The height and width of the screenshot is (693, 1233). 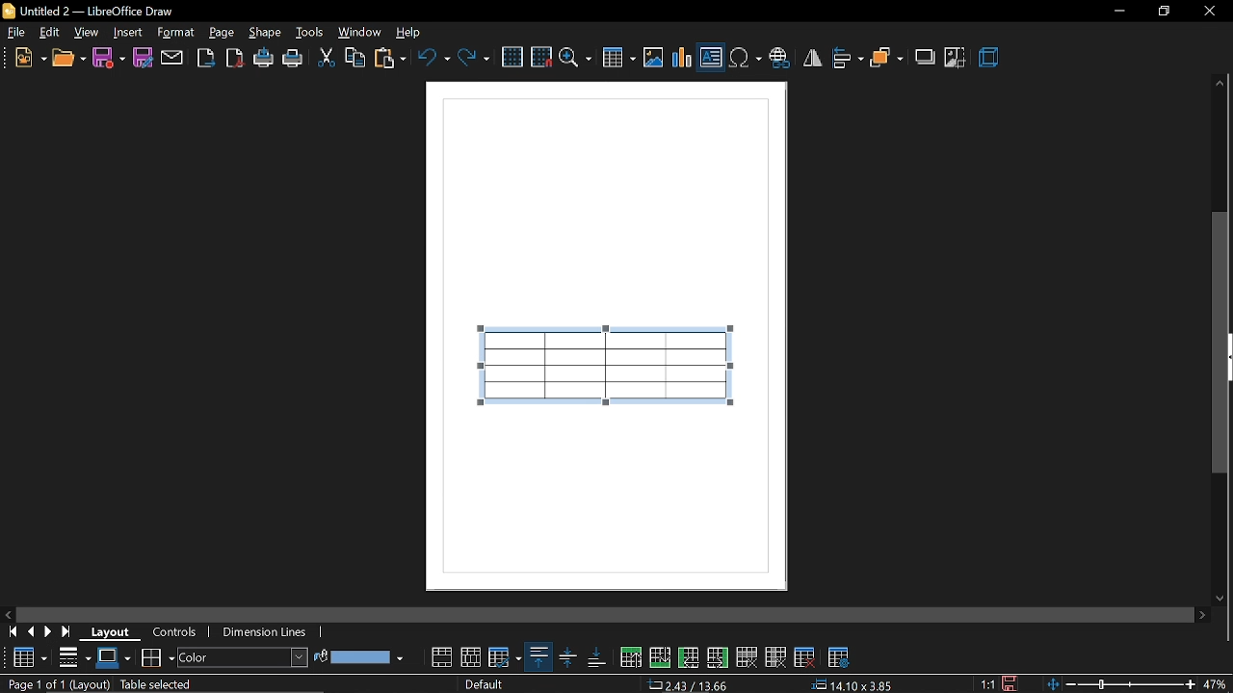 What do you see at coordinates (164, 683) in the screenshot?
I see `table selected` at bounding box center [164, 683].